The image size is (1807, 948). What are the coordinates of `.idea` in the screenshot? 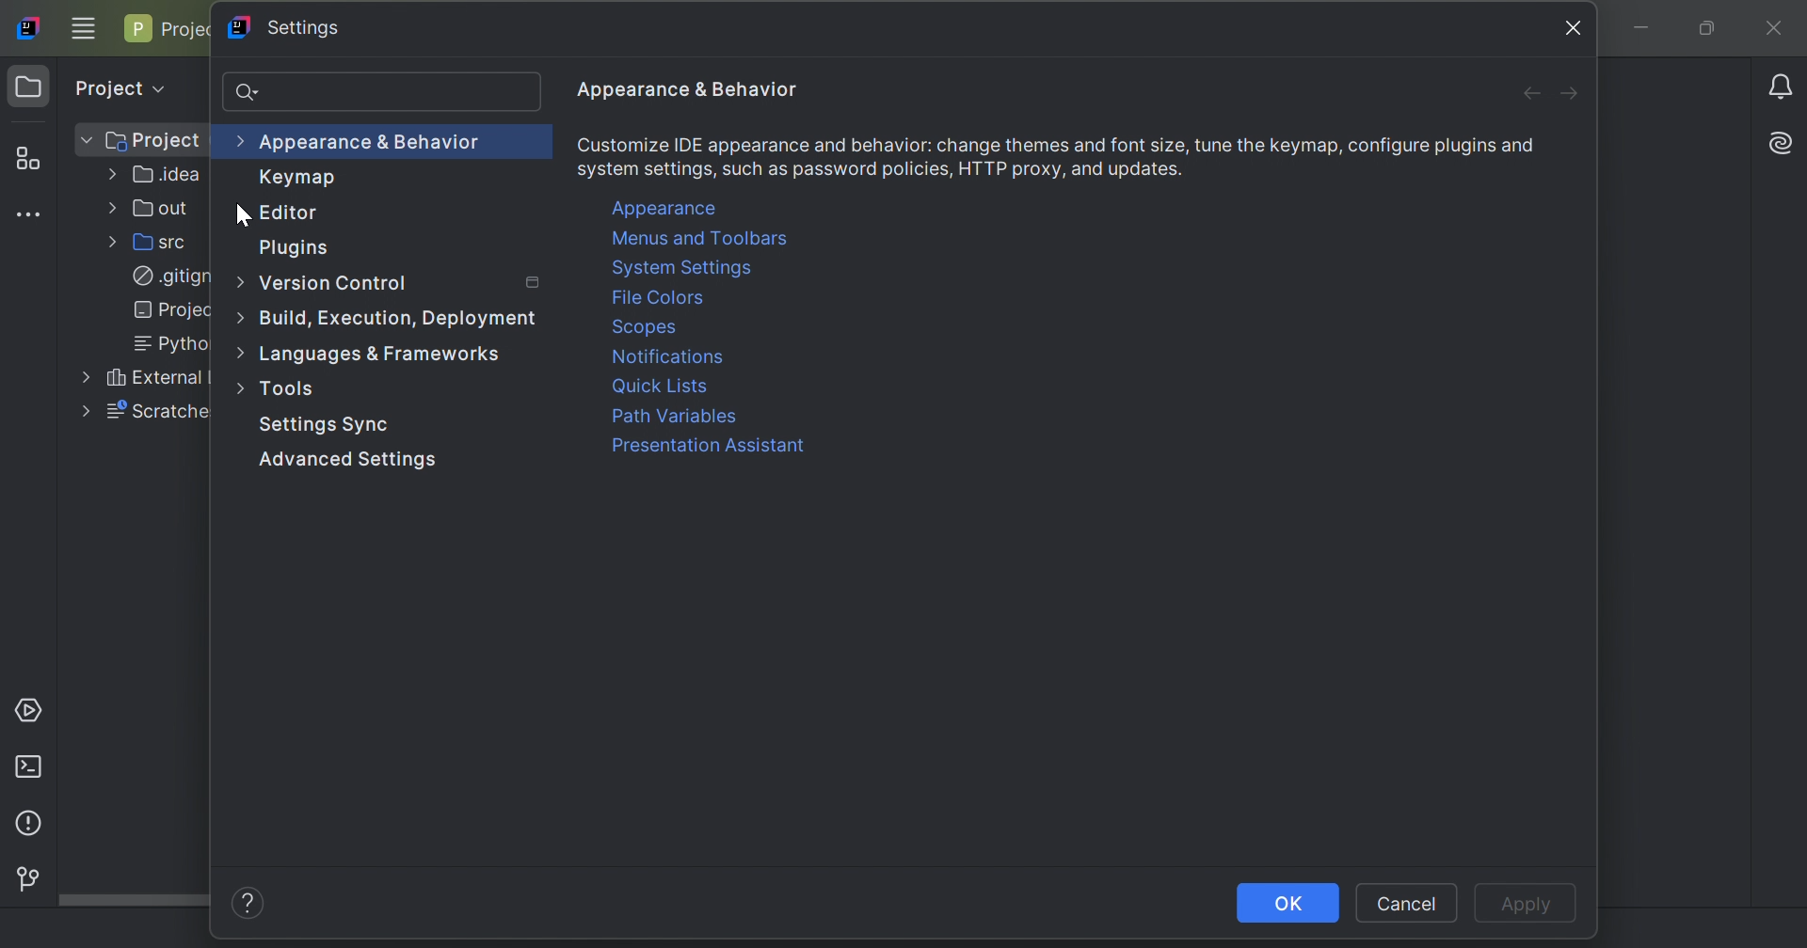 It's located at (157, 178).